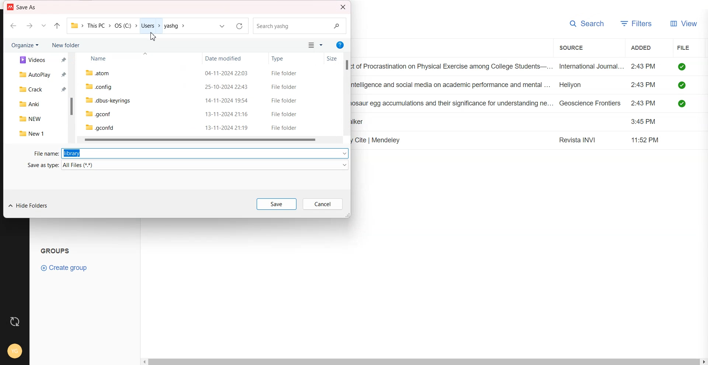  What do you see at coordinates (28, 8) in the screenshot?
I see `Save As` at bounding box center [28, 8].